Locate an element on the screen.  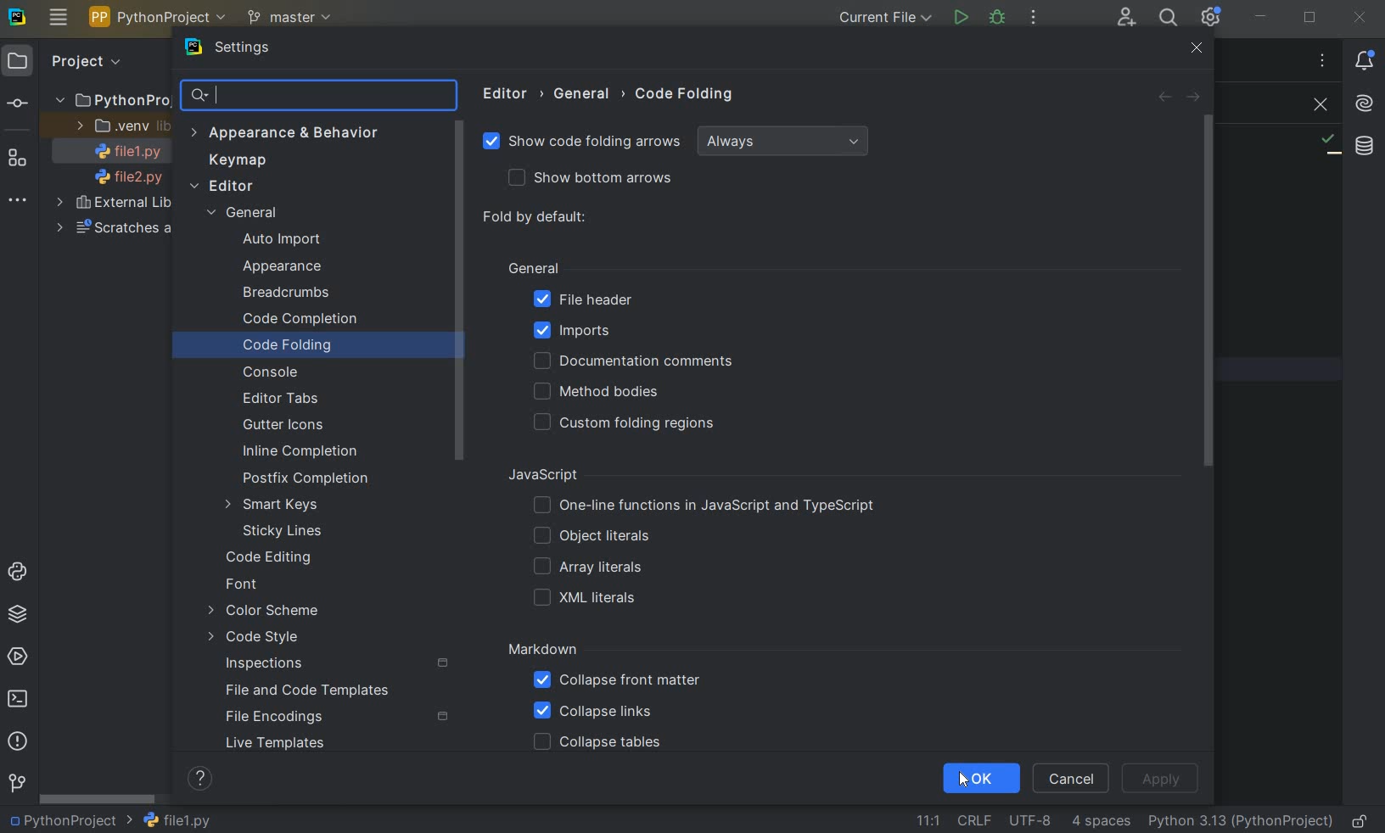
GENERAL is located at coordinates (586, 94).